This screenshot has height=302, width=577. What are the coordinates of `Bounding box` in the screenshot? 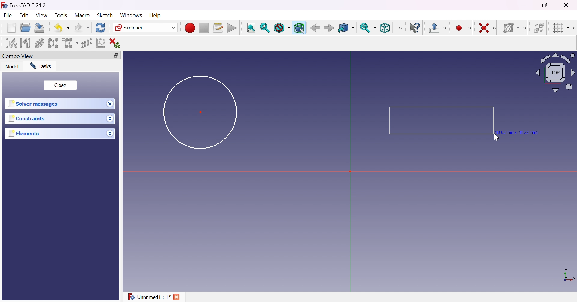 It's located at (300, 28).